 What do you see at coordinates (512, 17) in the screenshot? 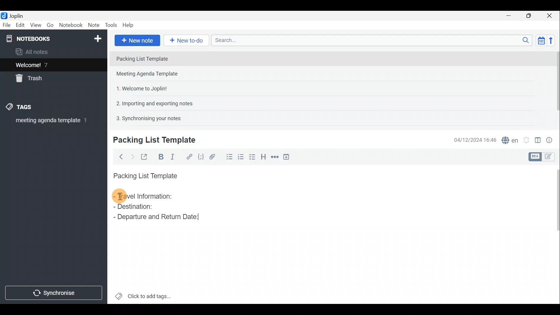
I see `Minimise` at bounding box center [512, 17].